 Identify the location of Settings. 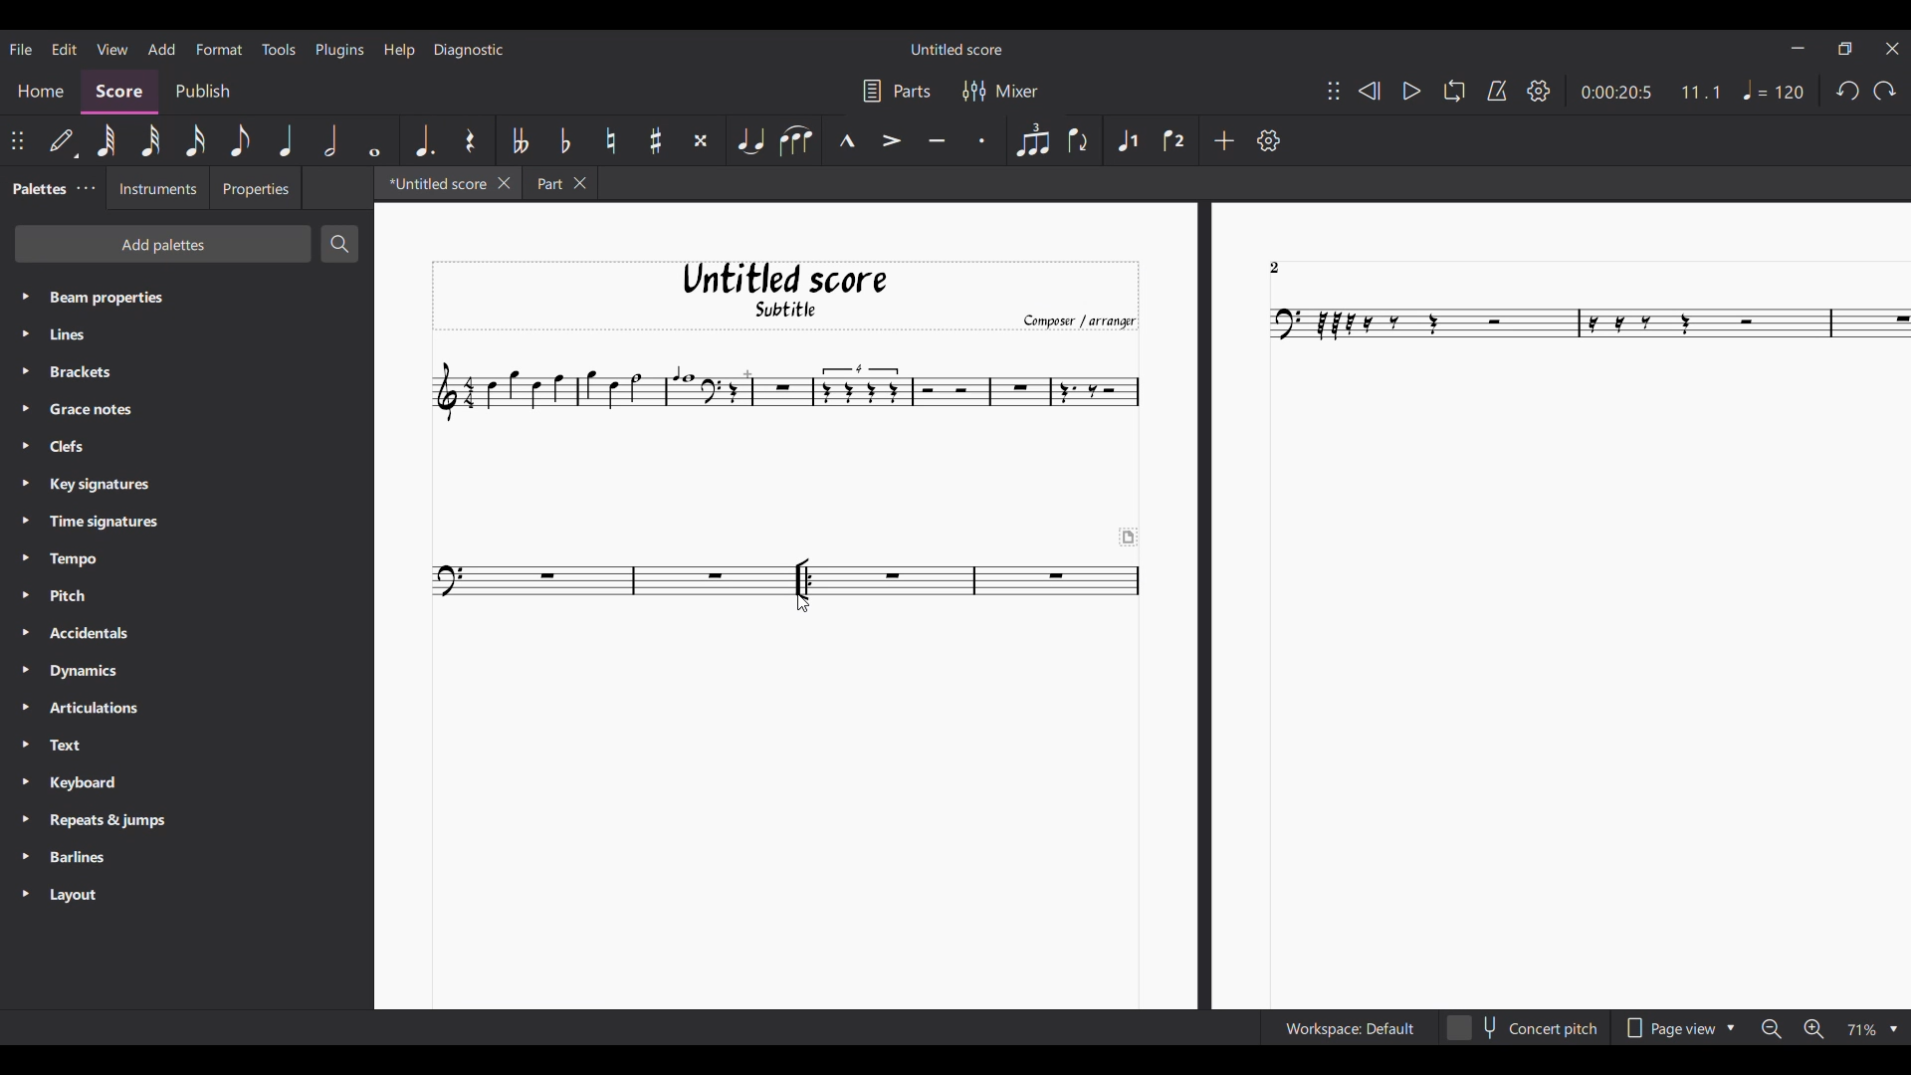
(1540, 91).